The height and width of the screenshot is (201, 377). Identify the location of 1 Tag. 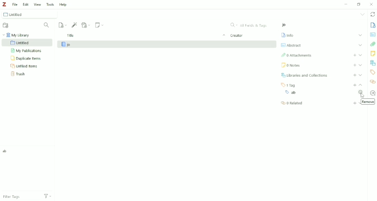
(289, 85).